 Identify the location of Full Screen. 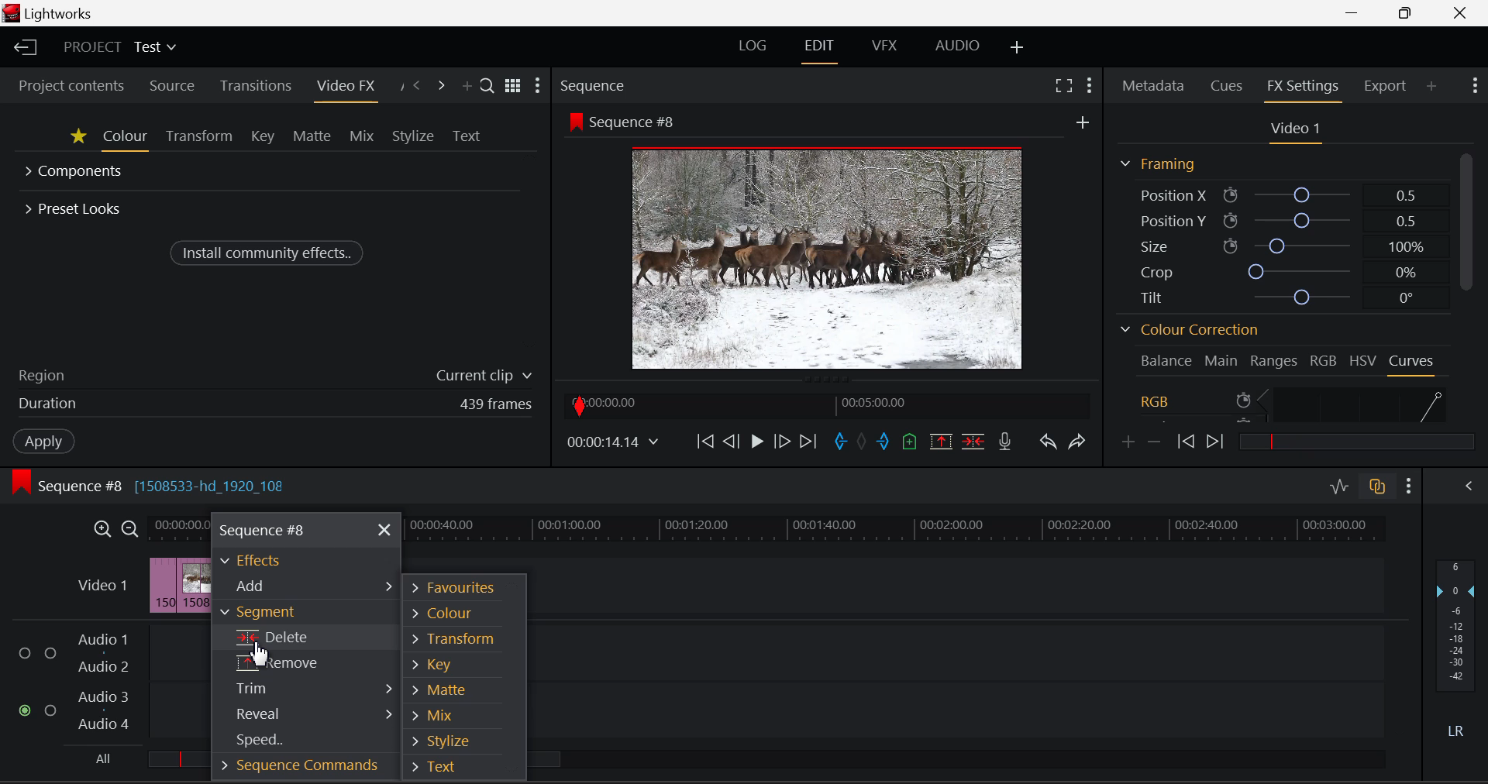
(1063, 88).